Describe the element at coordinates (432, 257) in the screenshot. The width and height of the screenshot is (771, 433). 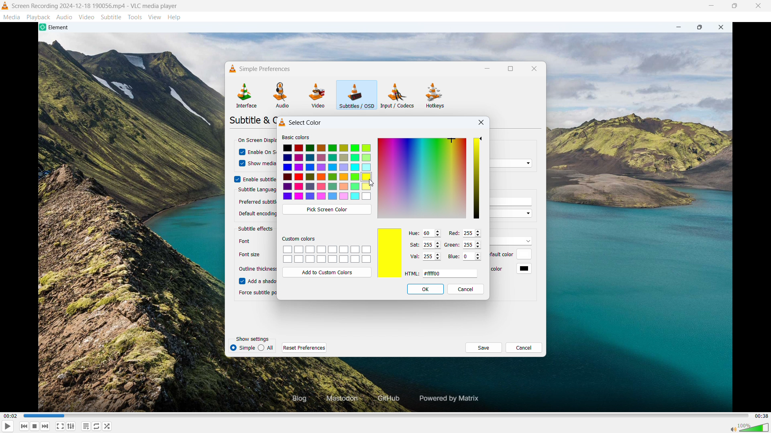
I see `set val` at that location.